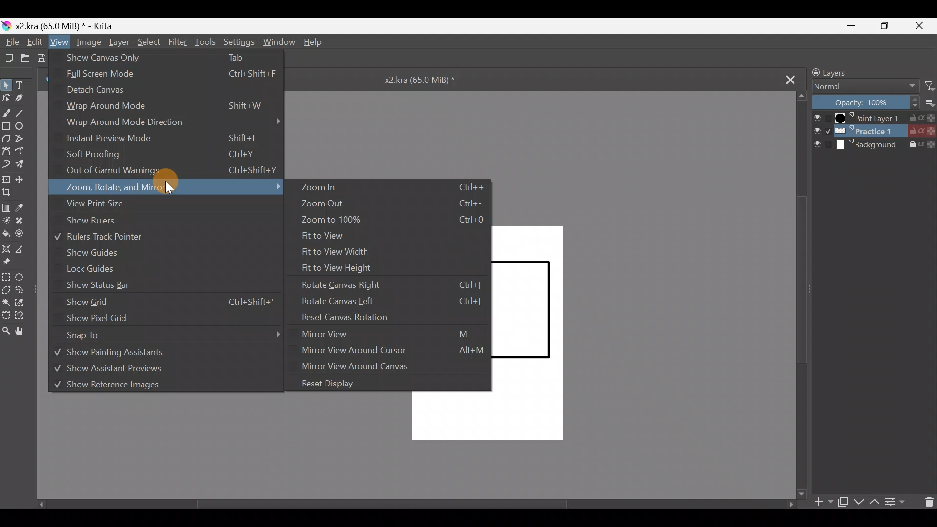  What do you see at coordinates (8, 221) in the screenshot?
I see `Colourise mask tool` at bounding box center [8, 221].